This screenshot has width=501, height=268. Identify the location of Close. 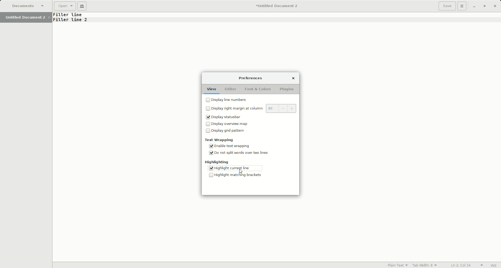
(496, 6).